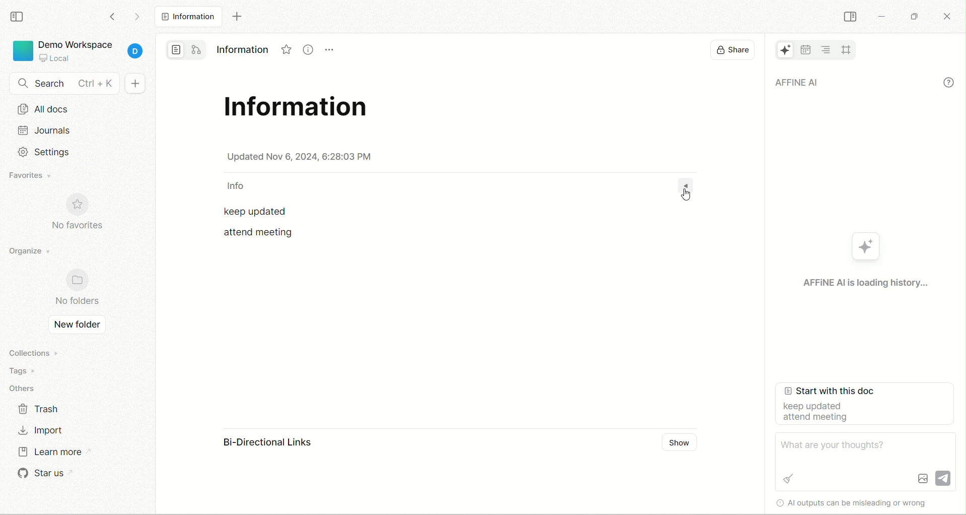  Describe the element at coordinates (867, 245) in the screenshot. I see `AFFiNE AI` at that location.